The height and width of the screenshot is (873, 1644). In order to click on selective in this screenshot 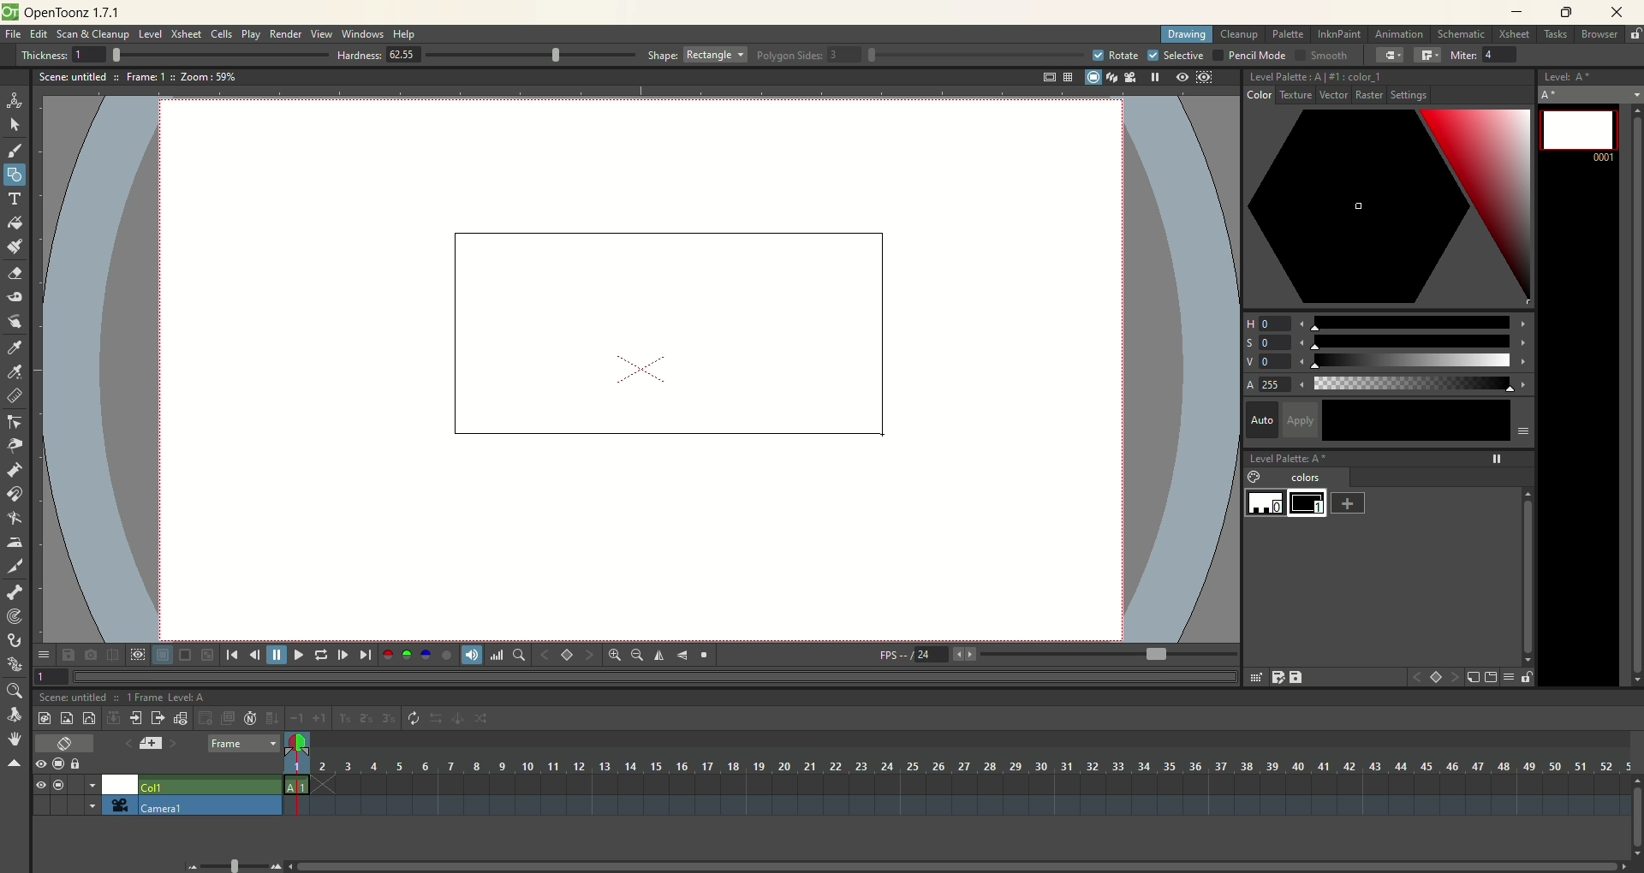, I will do `click(1176, 56)`.